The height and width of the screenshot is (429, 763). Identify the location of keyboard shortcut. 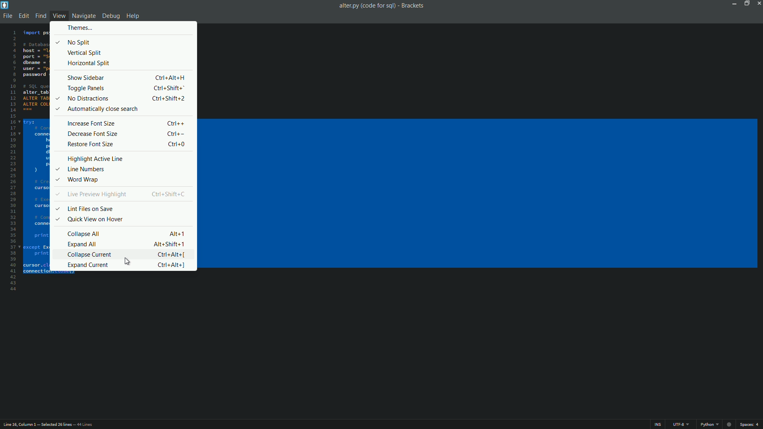
(178, 234).